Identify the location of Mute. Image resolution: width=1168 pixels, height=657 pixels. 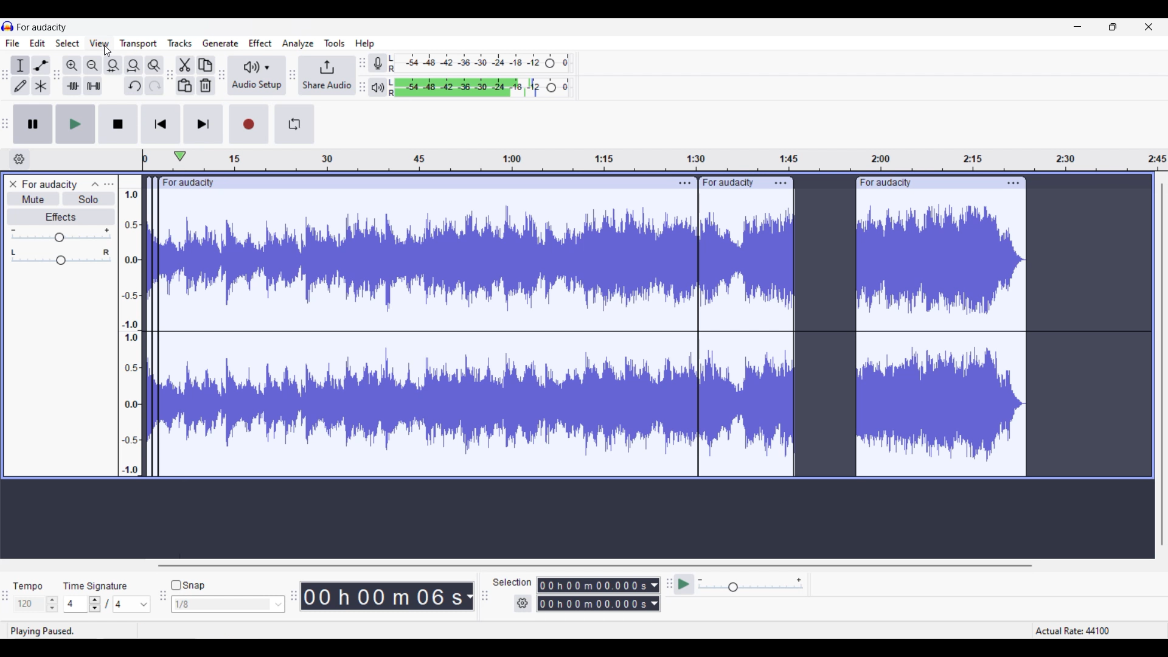
(33, 198).